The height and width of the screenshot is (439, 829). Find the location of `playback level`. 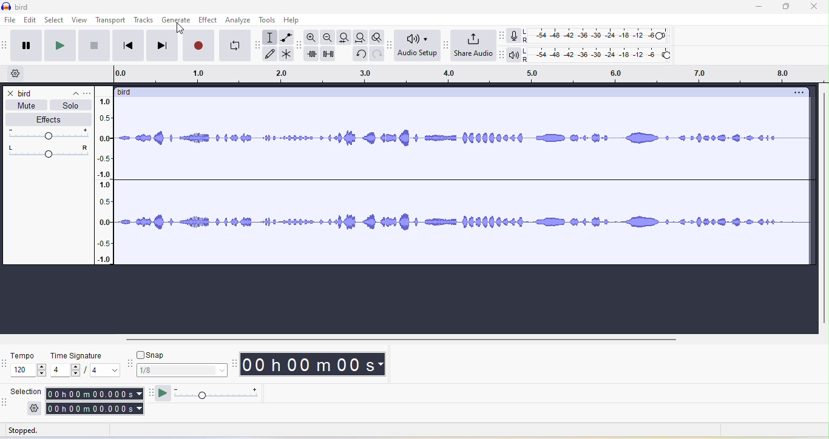

playback level is located at coordinates (601, 56).